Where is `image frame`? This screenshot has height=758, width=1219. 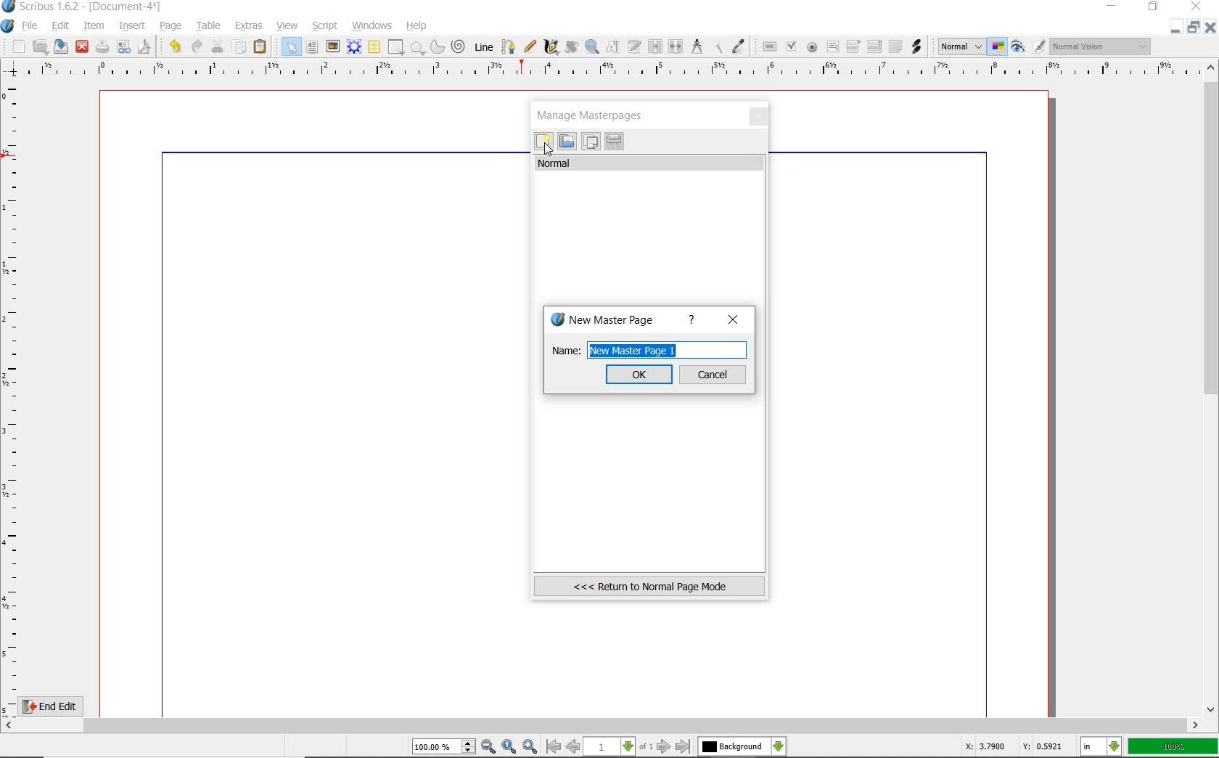 image frame is located at coordinates (333, 46).